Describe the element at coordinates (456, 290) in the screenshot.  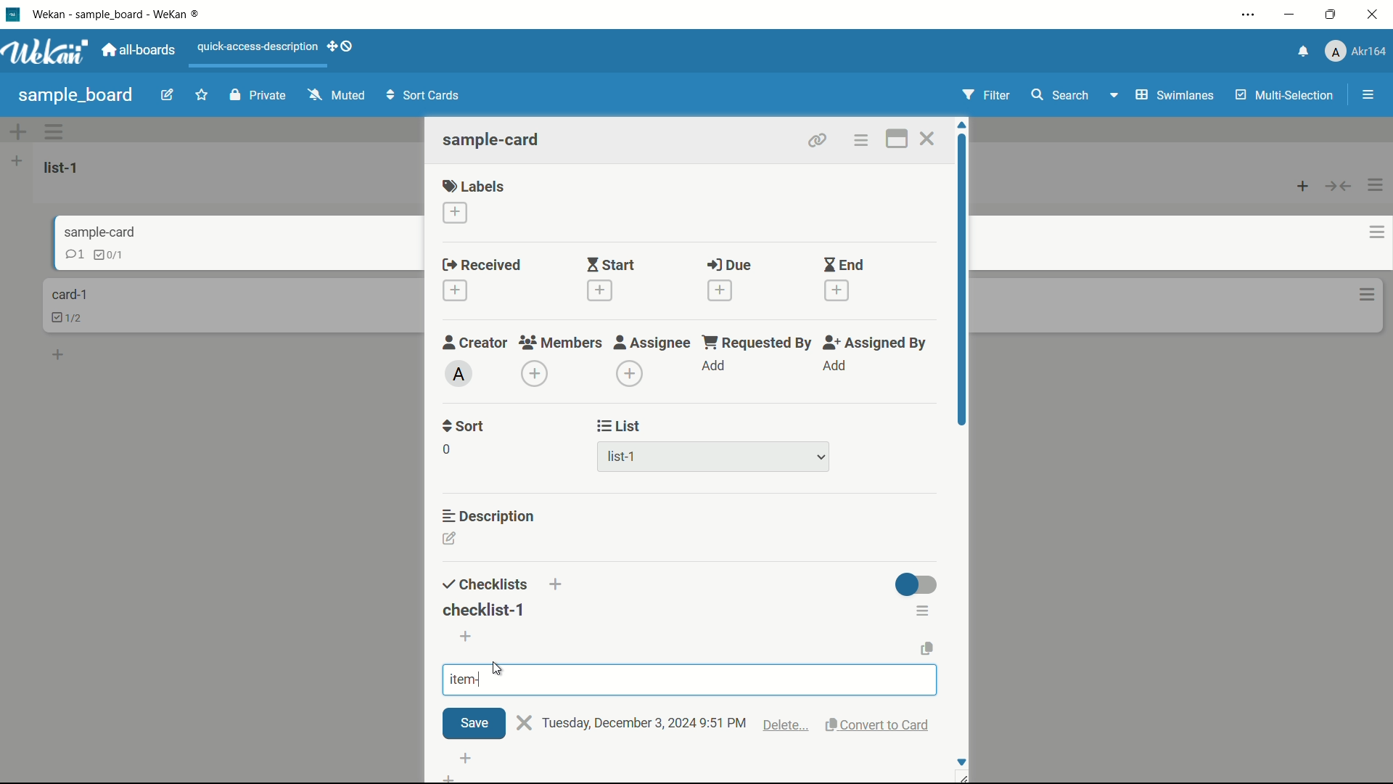
I see `add date` at that location.